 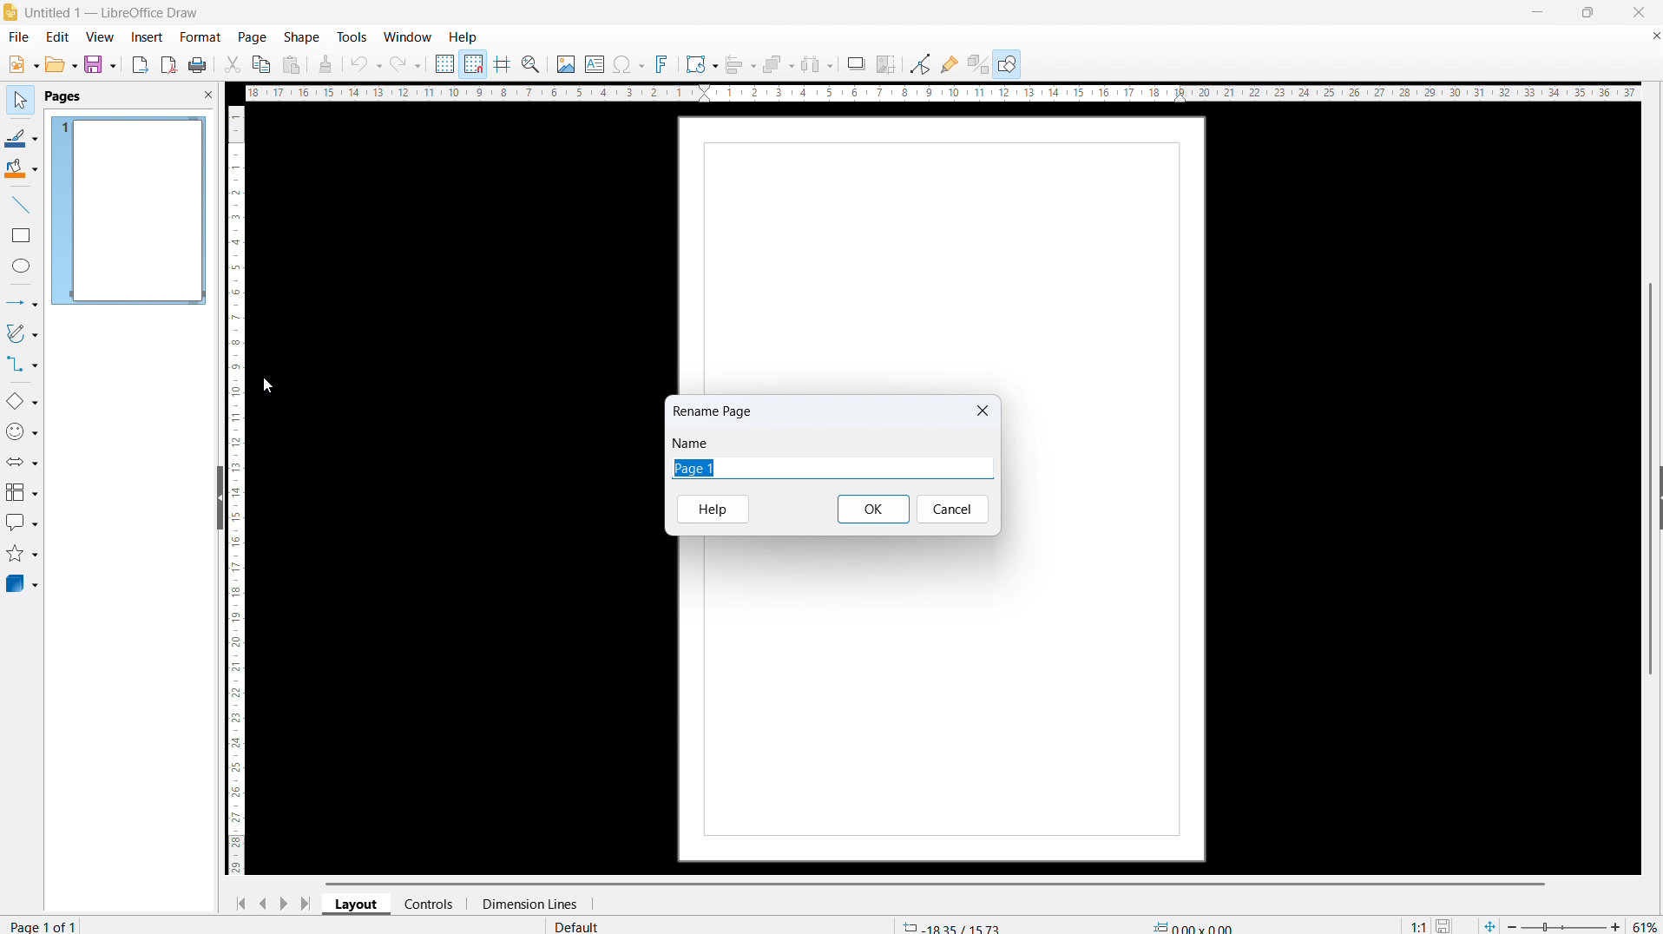 What do you see at coordinates (10, 12) in the screenshot?
I see `logo` at bounding box center [10, 12].